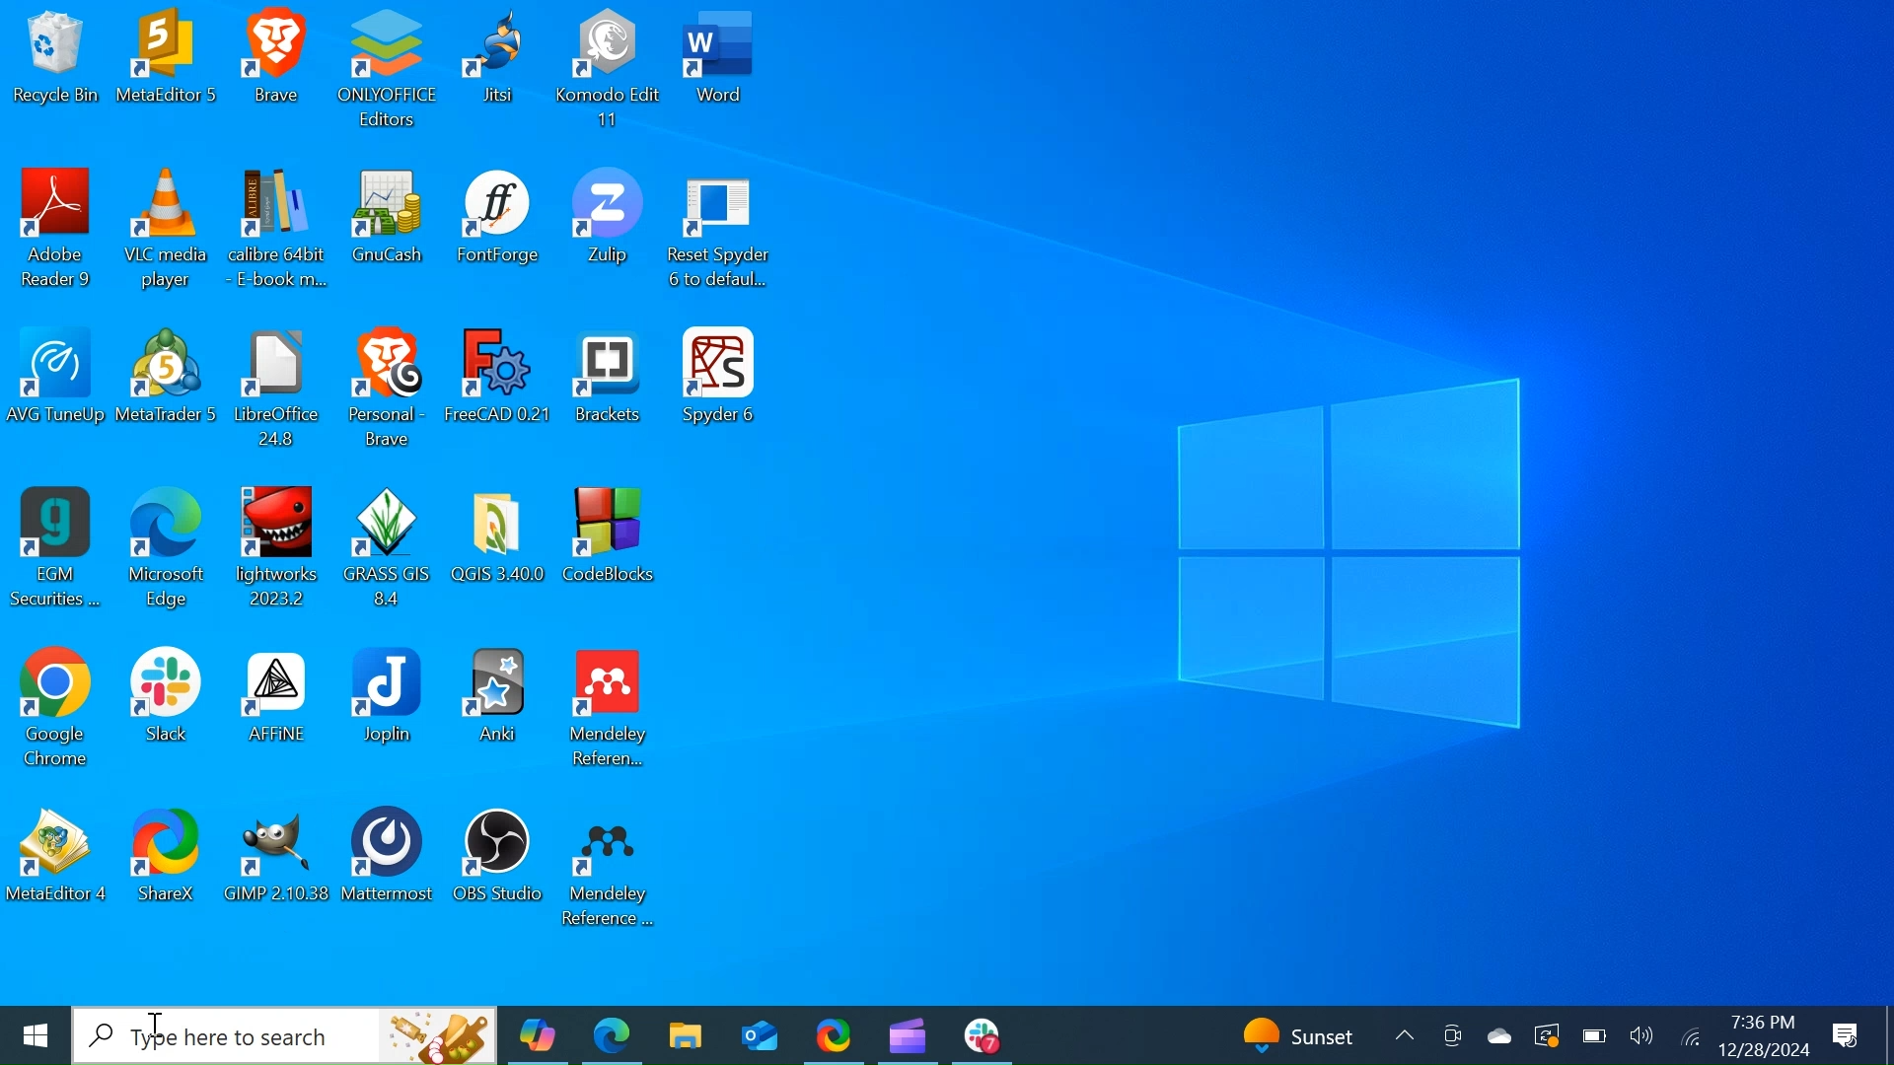  Describe the element at coordinates (384, 390) in the screenshot. I see `Personal Brave Desktop Icon` at that location.